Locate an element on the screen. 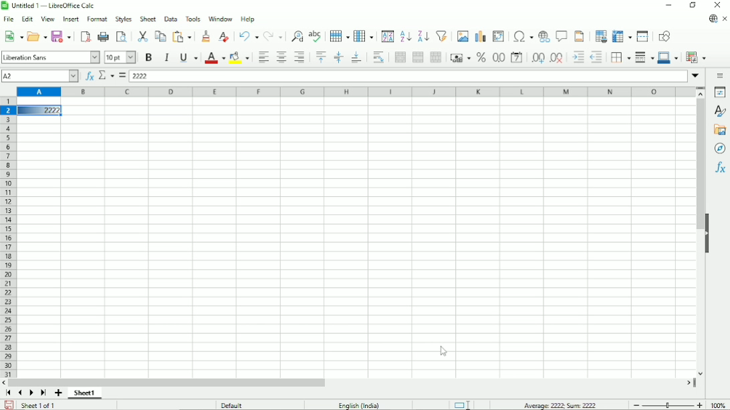 The width and height of the screenshot is (730, 410). Column is located at coordinates (364, 35).